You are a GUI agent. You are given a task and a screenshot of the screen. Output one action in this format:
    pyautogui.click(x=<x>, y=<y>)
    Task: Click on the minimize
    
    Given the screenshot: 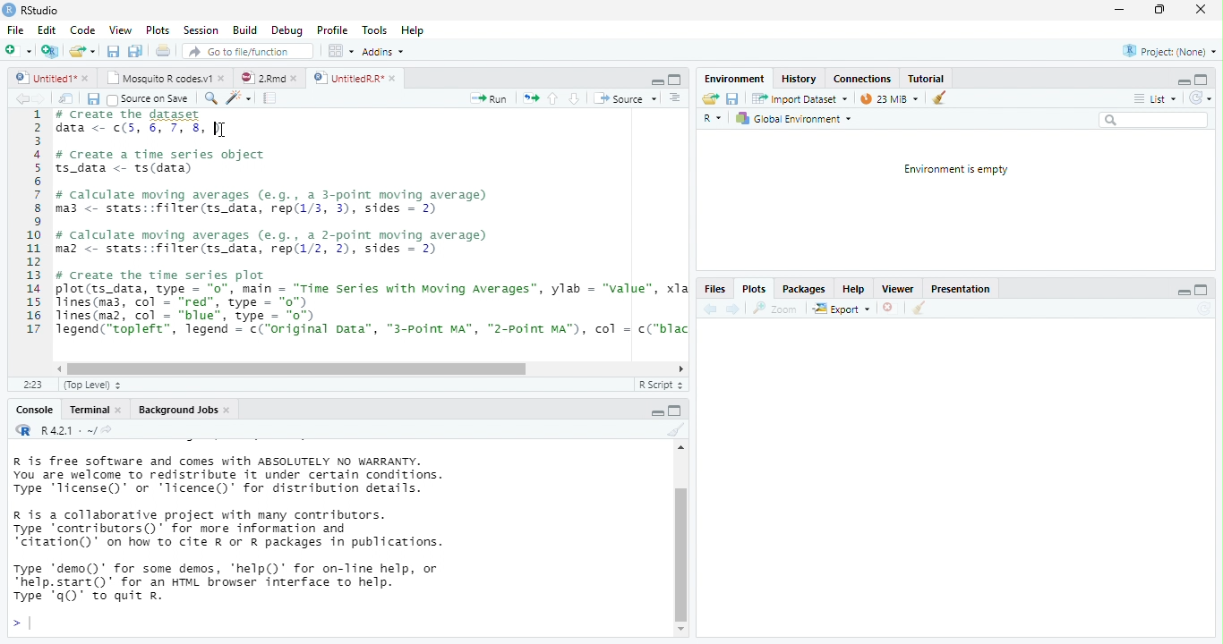 What is the action you would take?
    pyautogui.click(x=675, y=410)
    